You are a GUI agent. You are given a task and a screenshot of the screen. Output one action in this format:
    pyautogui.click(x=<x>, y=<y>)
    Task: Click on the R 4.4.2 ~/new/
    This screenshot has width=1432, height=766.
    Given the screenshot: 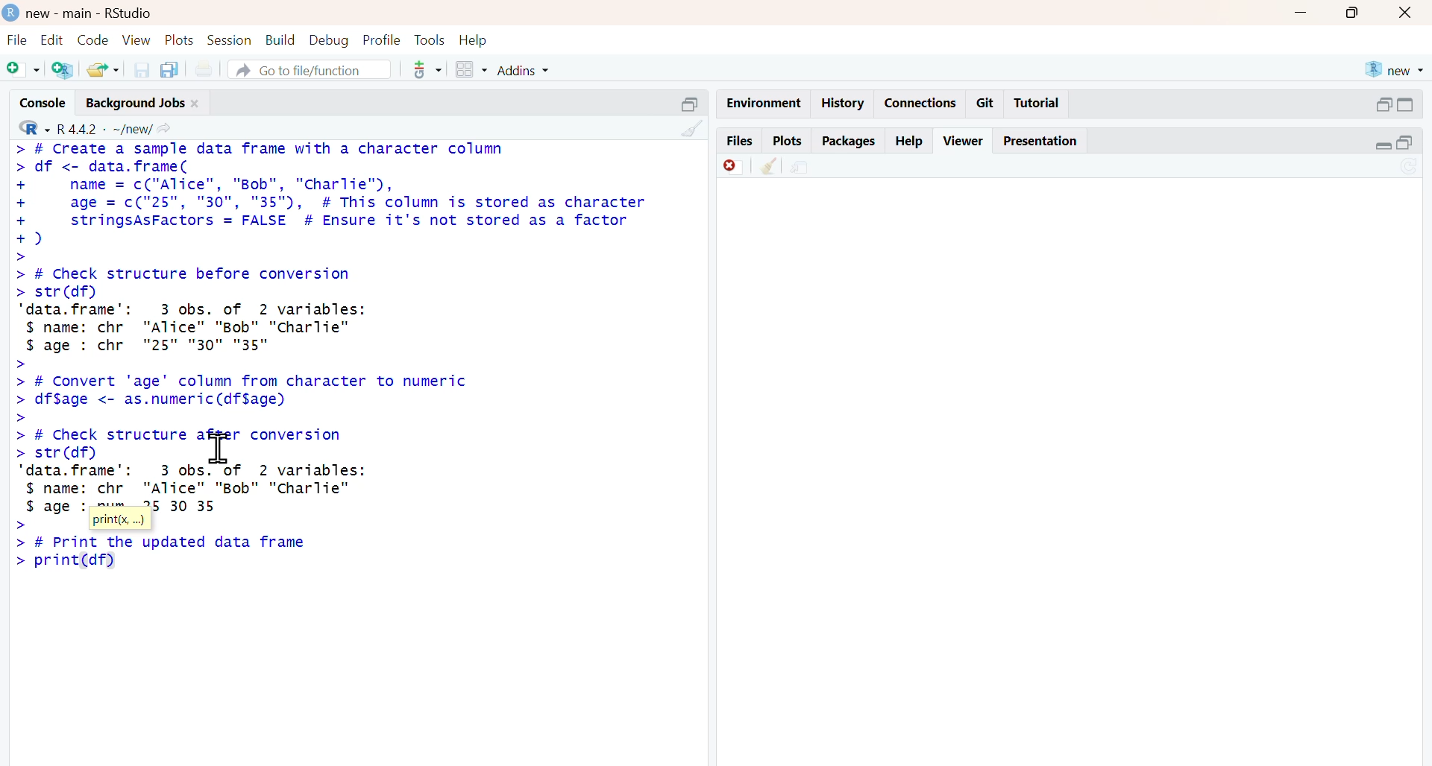 What is the action you would take?
    pyautogui.click(x=105, y=130)
    